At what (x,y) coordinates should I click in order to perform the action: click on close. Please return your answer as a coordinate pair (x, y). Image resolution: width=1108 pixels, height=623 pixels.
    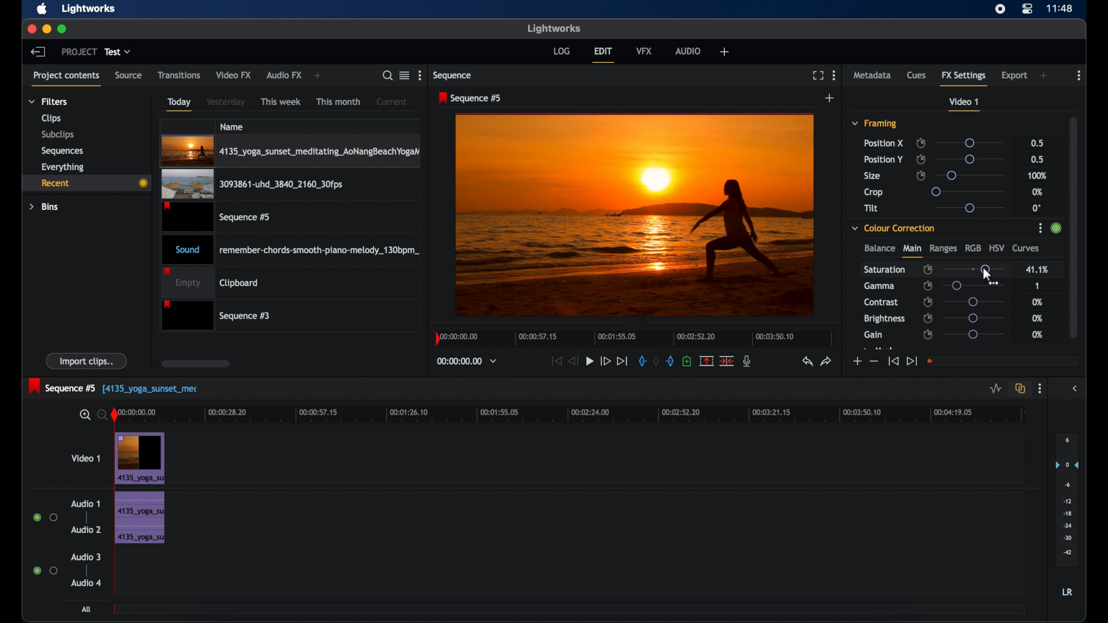
    Looking at the image, I should click on (29, 29).